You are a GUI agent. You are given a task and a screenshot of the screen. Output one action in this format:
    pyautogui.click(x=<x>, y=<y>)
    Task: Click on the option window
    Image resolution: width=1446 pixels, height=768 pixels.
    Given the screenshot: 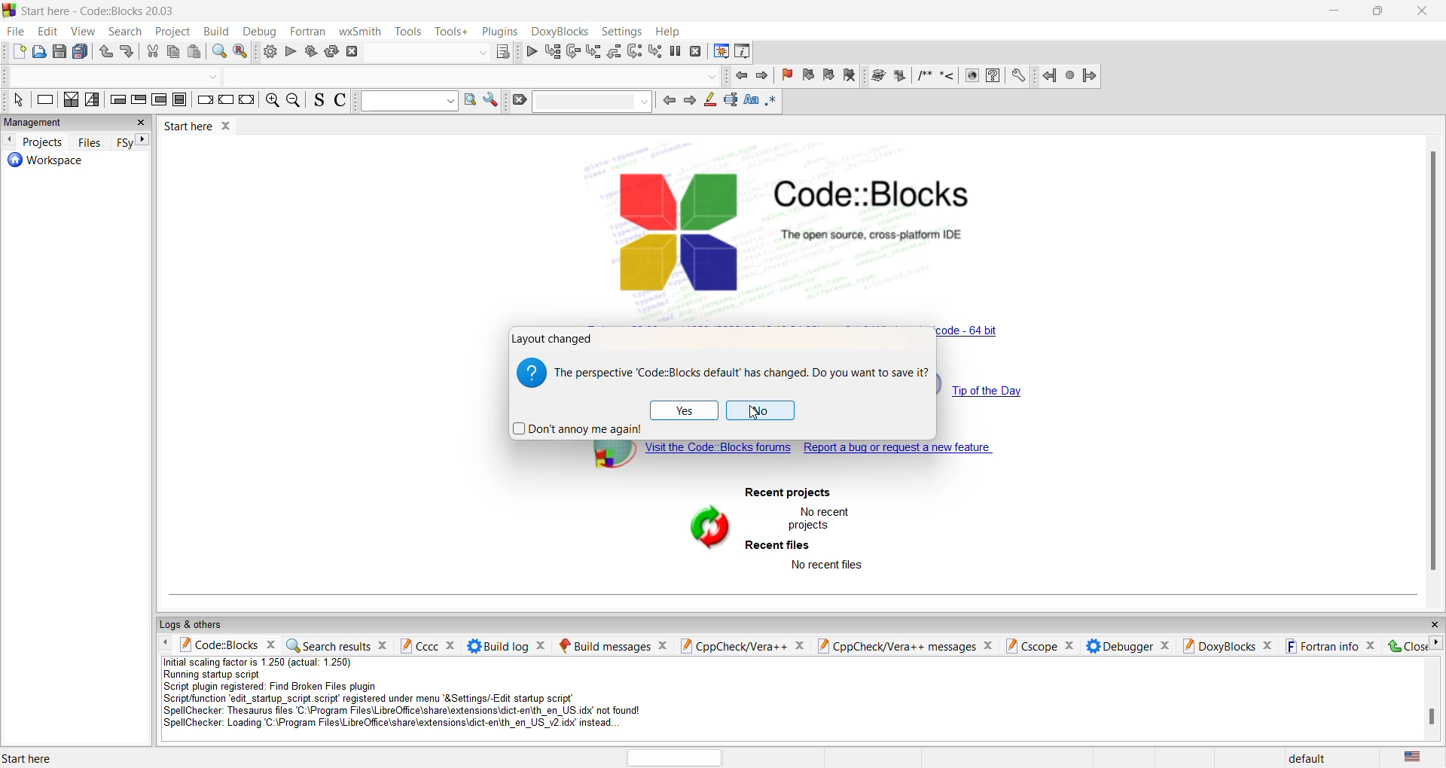 What is the action you would take?
    pyautogui.click(x=469, y=101)
    